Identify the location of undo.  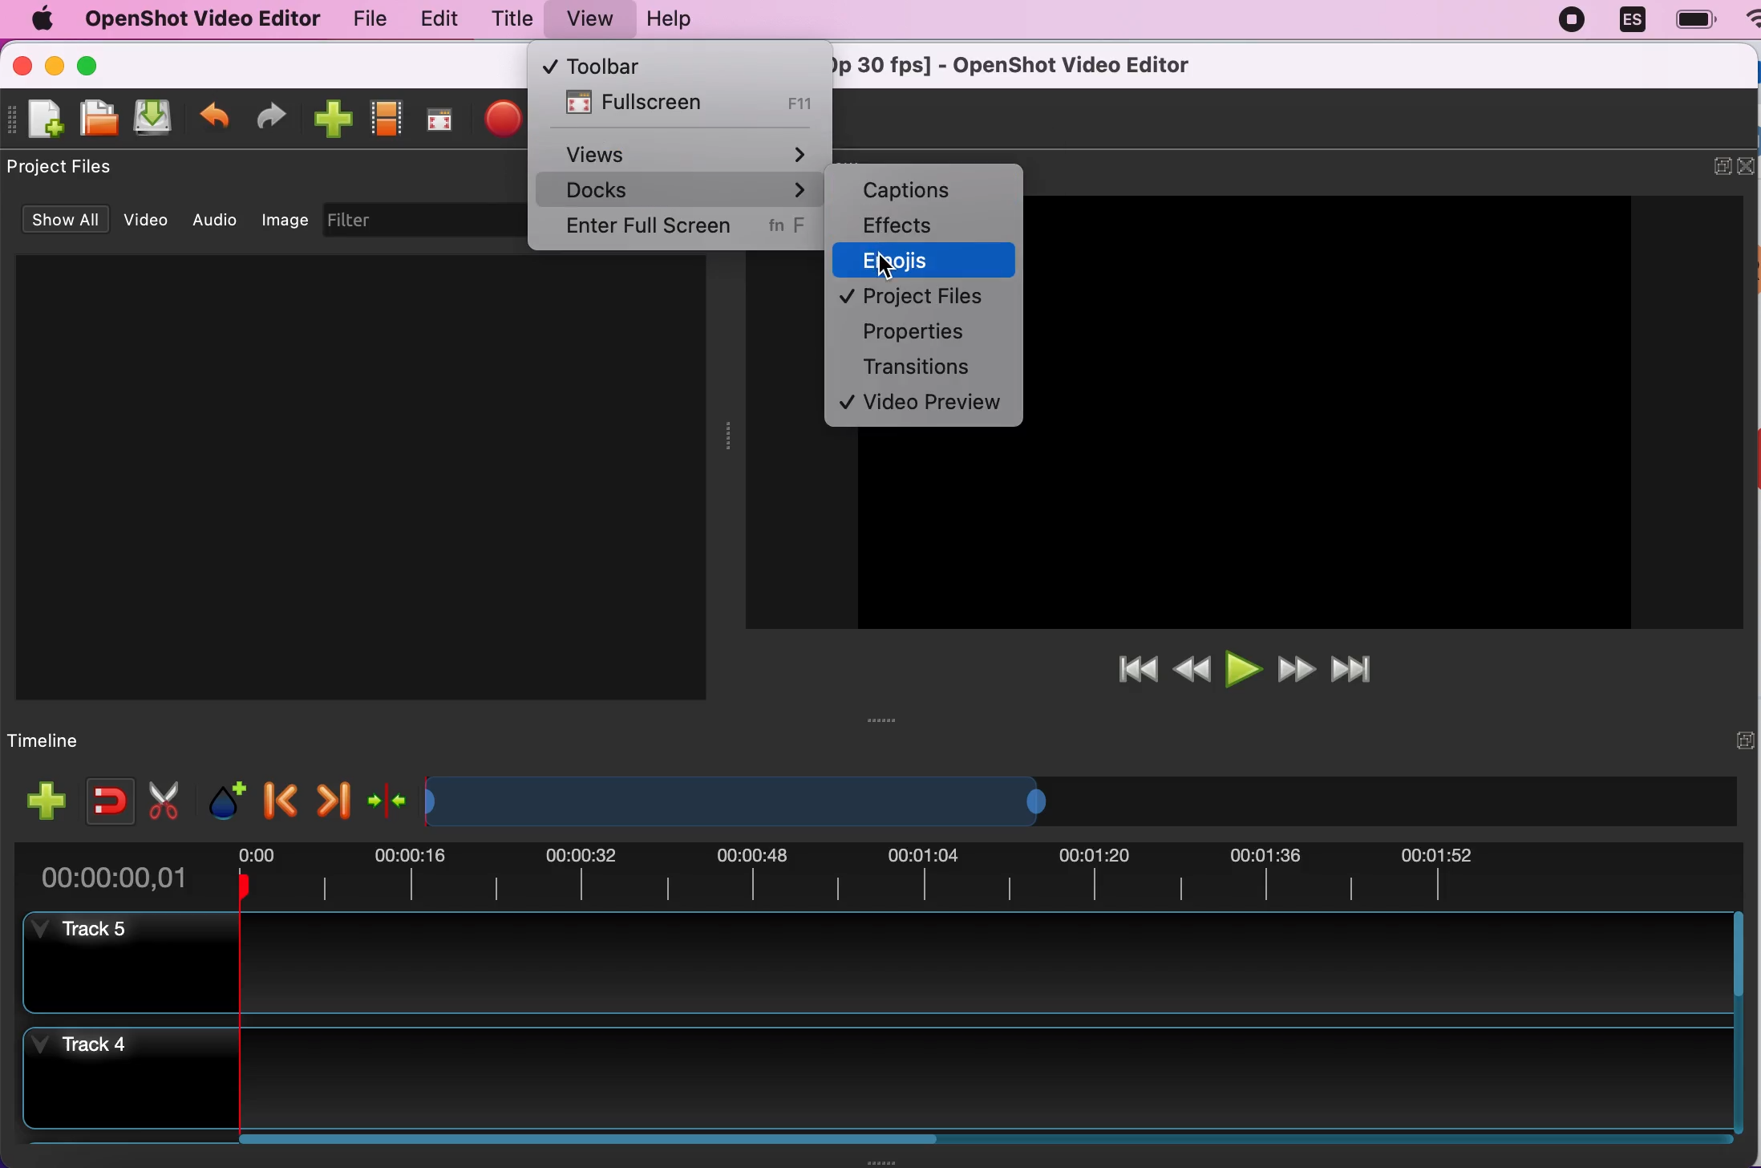
(215, 112).